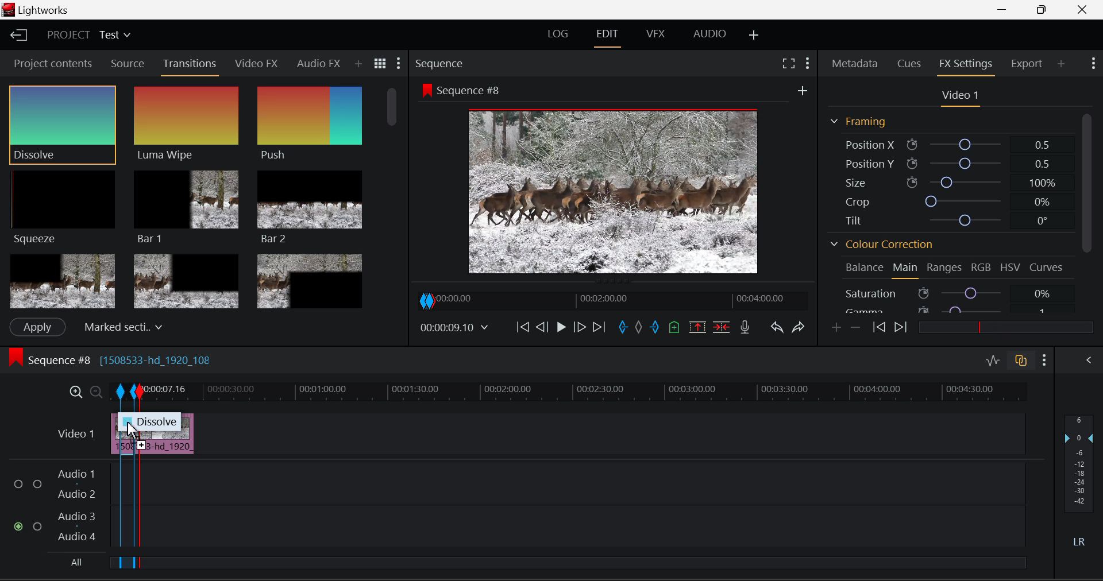  Describe the element at coordinates (76, 517) in the screenshot. I see `Audio 3` at that location.